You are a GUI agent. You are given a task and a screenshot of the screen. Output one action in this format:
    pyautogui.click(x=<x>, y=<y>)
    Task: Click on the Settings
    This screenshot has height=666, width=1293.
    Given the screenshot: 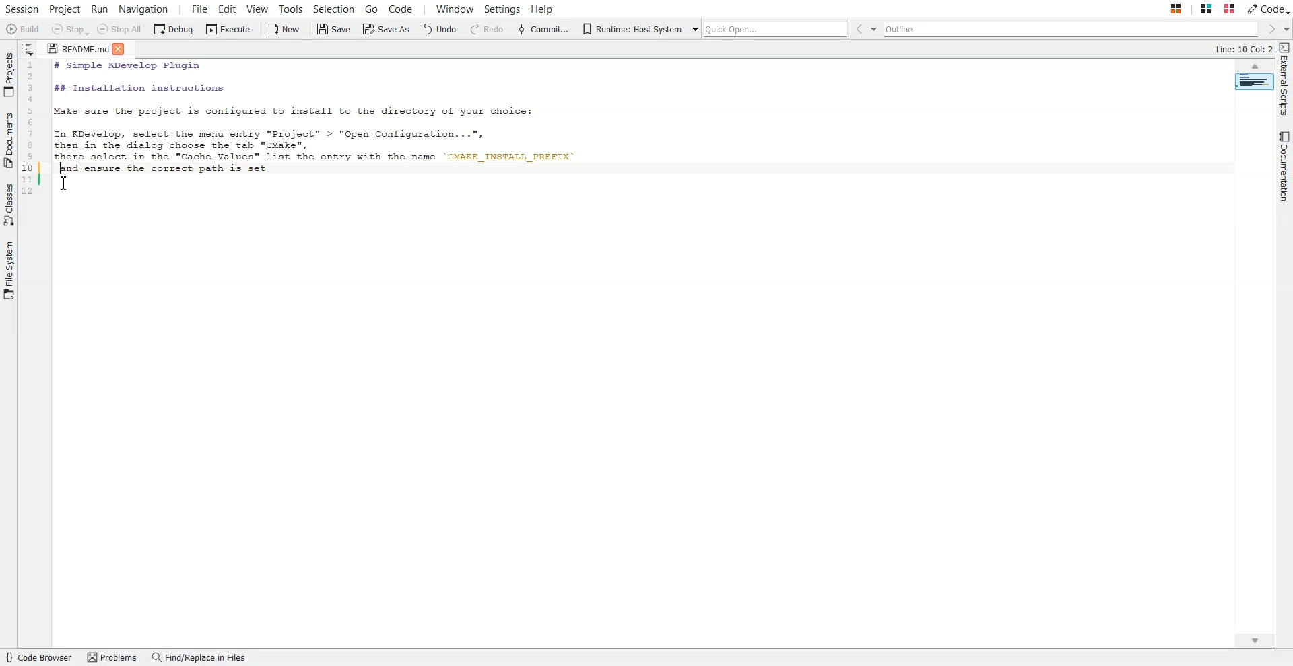 What is the action you would take?
    pyautogui.click(x=503, y=8)
    